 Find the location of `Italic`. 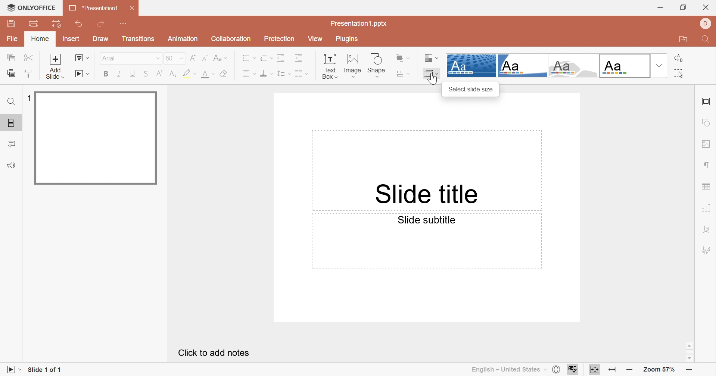

Italic is located at coordinates (120, 74).